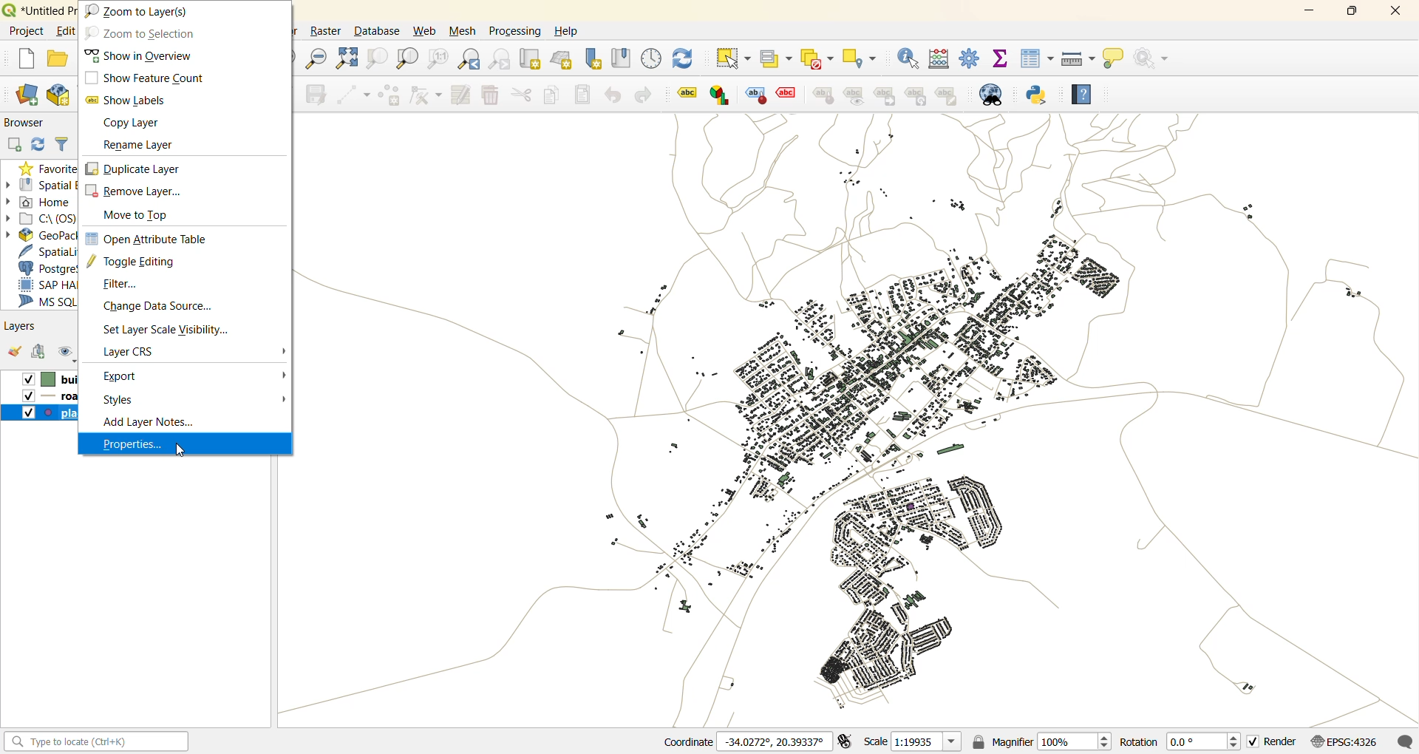 The height and width of the screenshot is (754, 1419). Describe the element at coordinates (515, 33) in the screenshot. I see `processing` at that location.